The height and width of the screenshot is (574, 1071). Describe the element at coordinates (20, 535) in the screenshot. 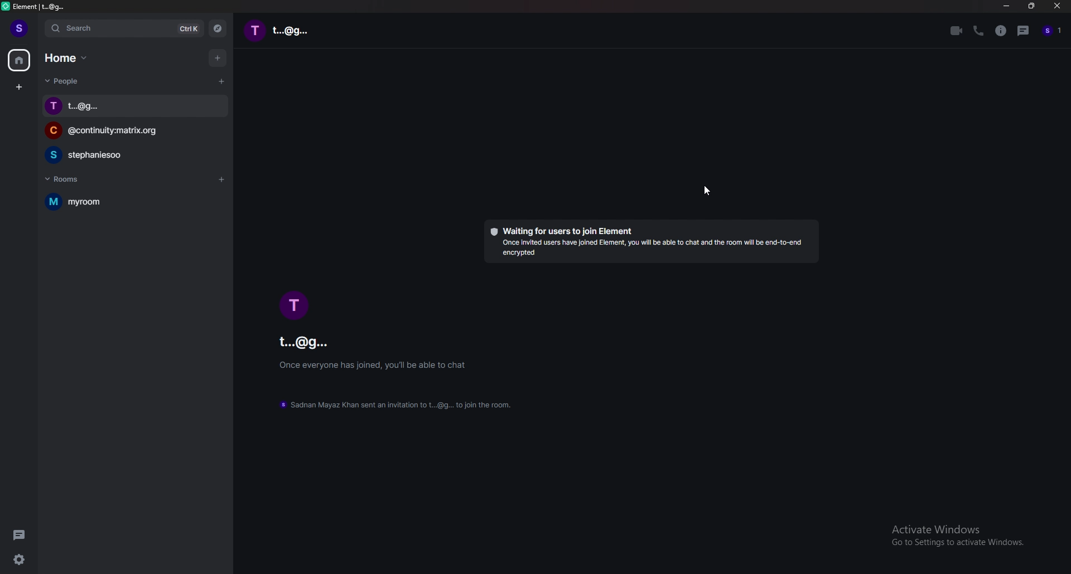

I see `threads` at that location.